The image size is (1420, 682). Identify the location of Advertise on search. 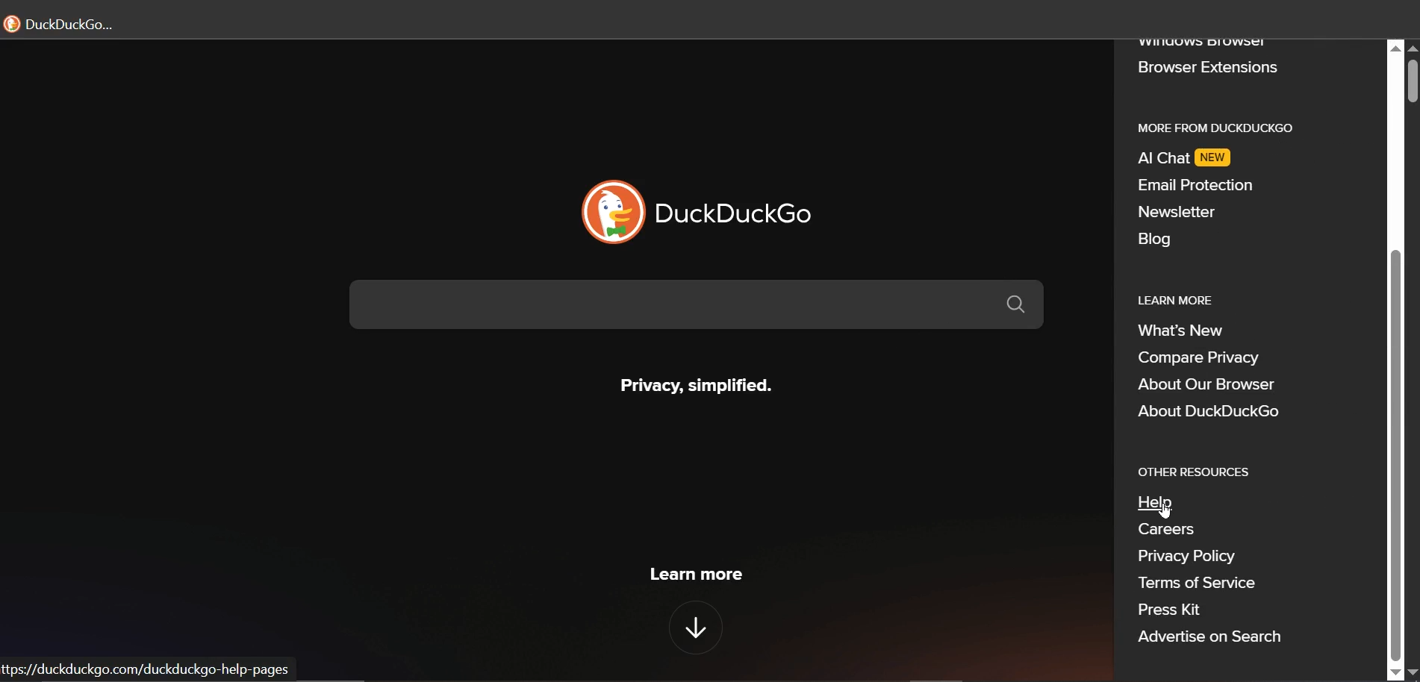
(1212, 638).